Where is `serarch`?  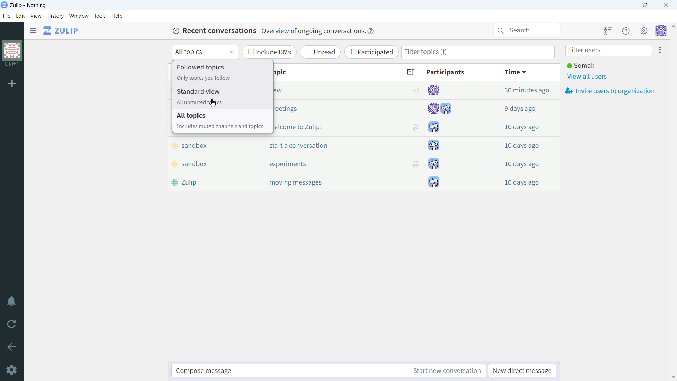 serarch is located at coordinates (526, 30).